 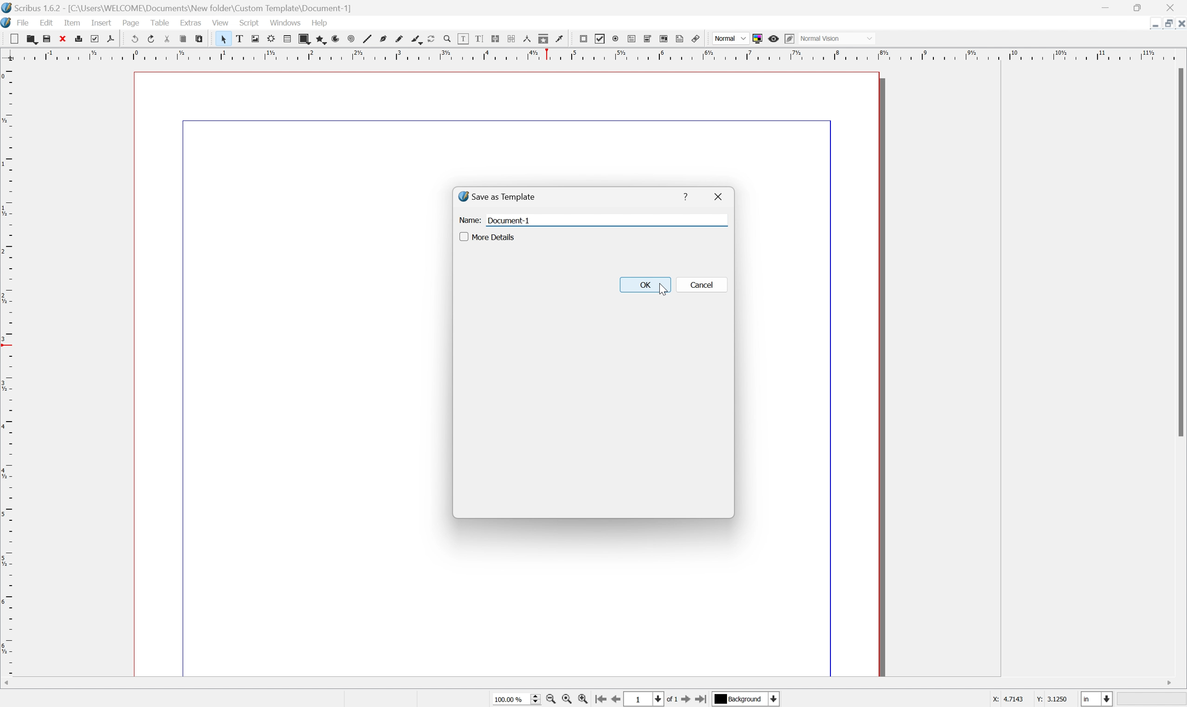 What do you see at coordinates (498, 198) in the screenshot?
I see `Save as template` at bounding box center [498, 198].